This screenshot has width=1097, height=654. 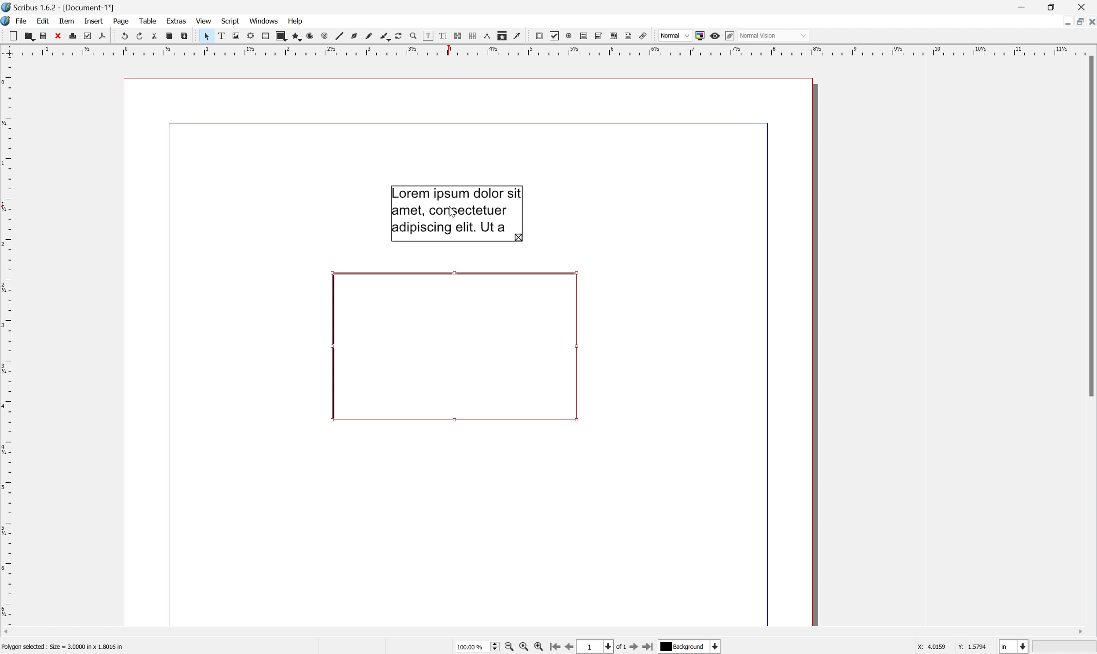 I want to click on New, so click(x=8, y=36).